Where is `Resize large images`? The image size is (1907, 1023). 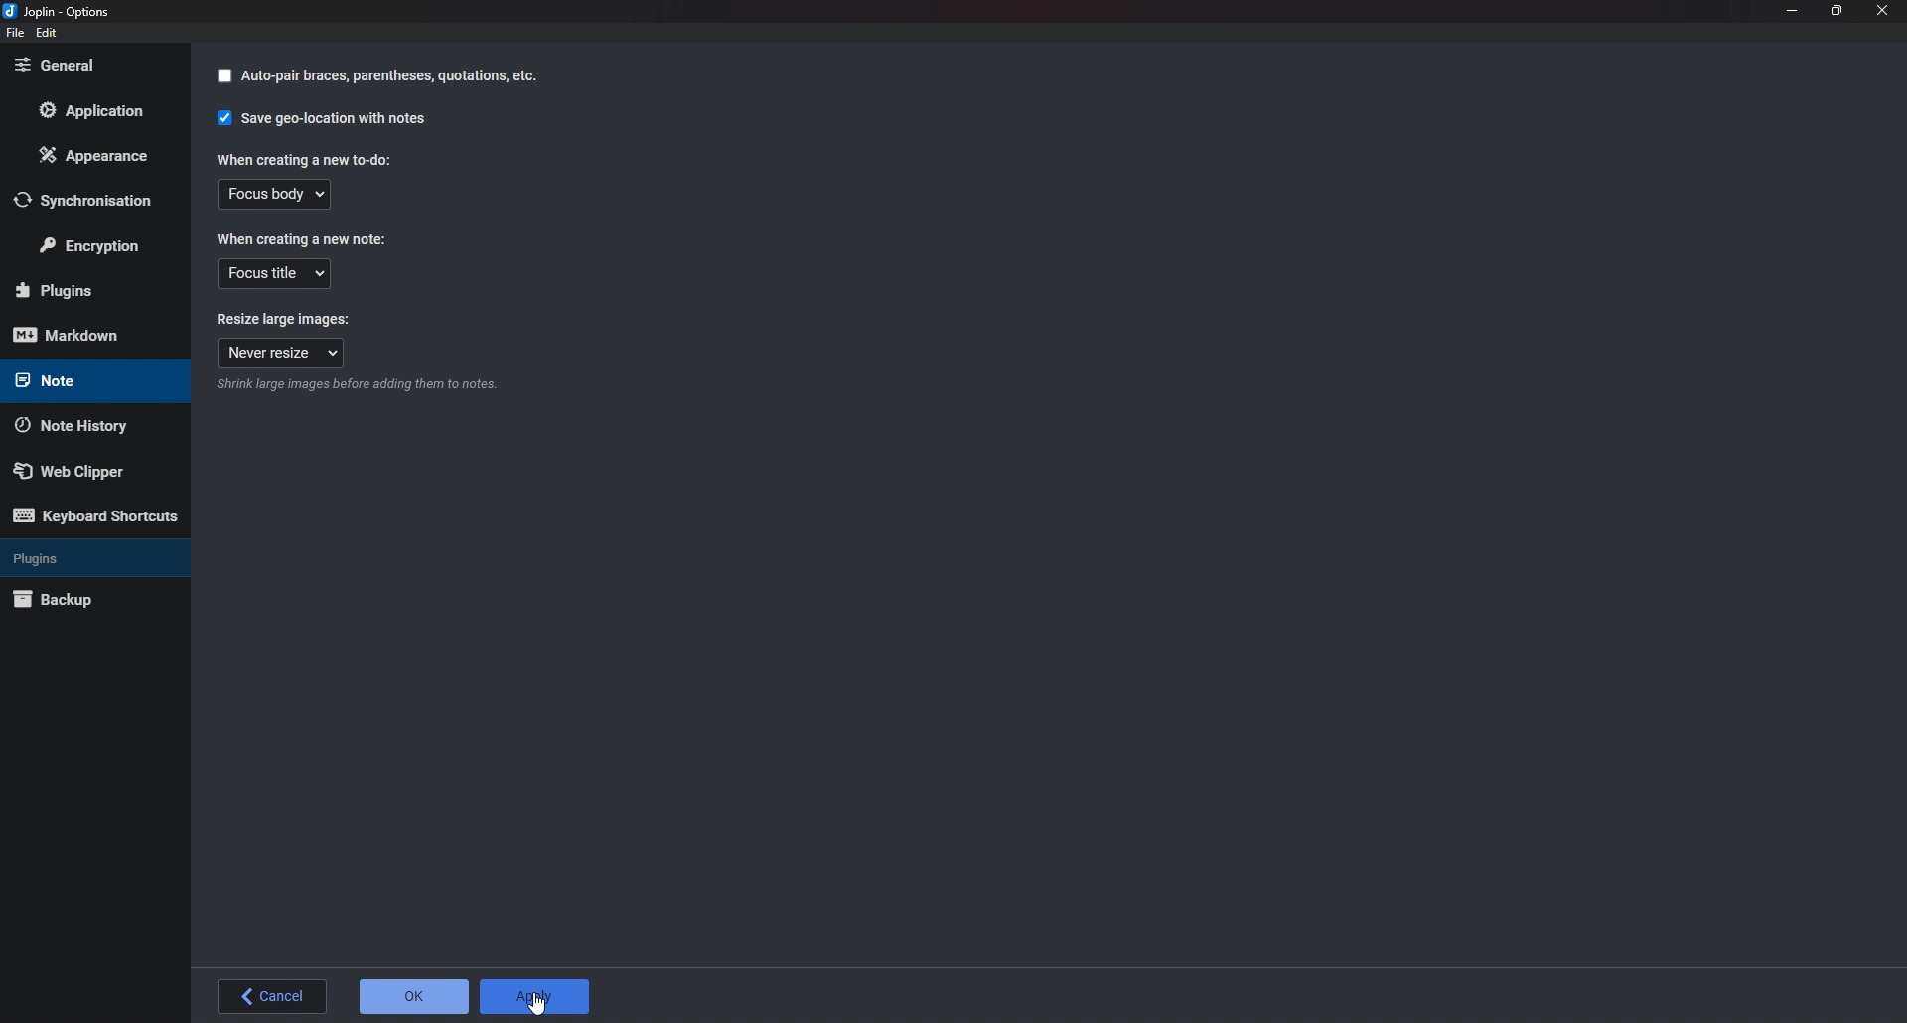 Resize large images is located at coordinates (288, 317).